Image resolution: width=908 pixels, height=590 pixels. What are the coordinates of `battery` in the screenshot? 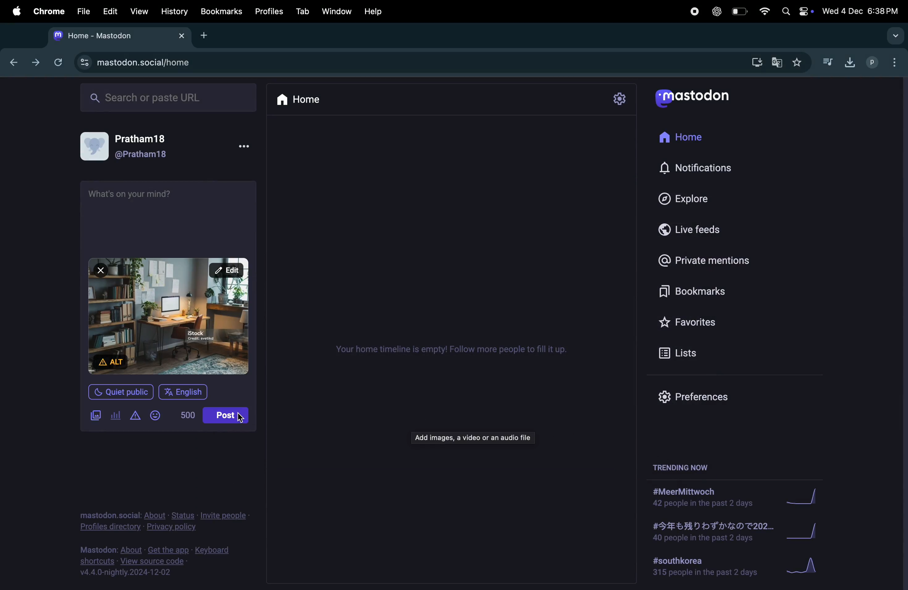 It's located at (740, 11).